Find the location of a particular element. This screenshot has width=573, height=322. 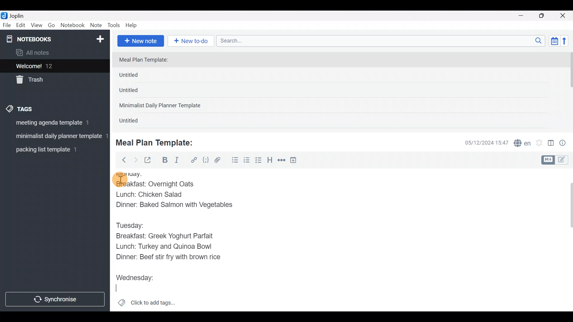

Toggle external editing is located at coordinates (150, 160).